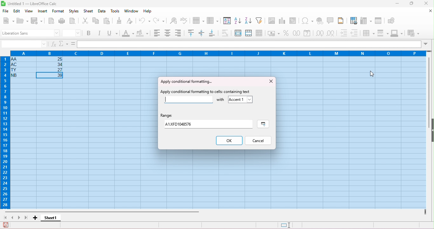 The width and height of the screenshot is (434, 229). I want to click on accept, so click(240, 100).